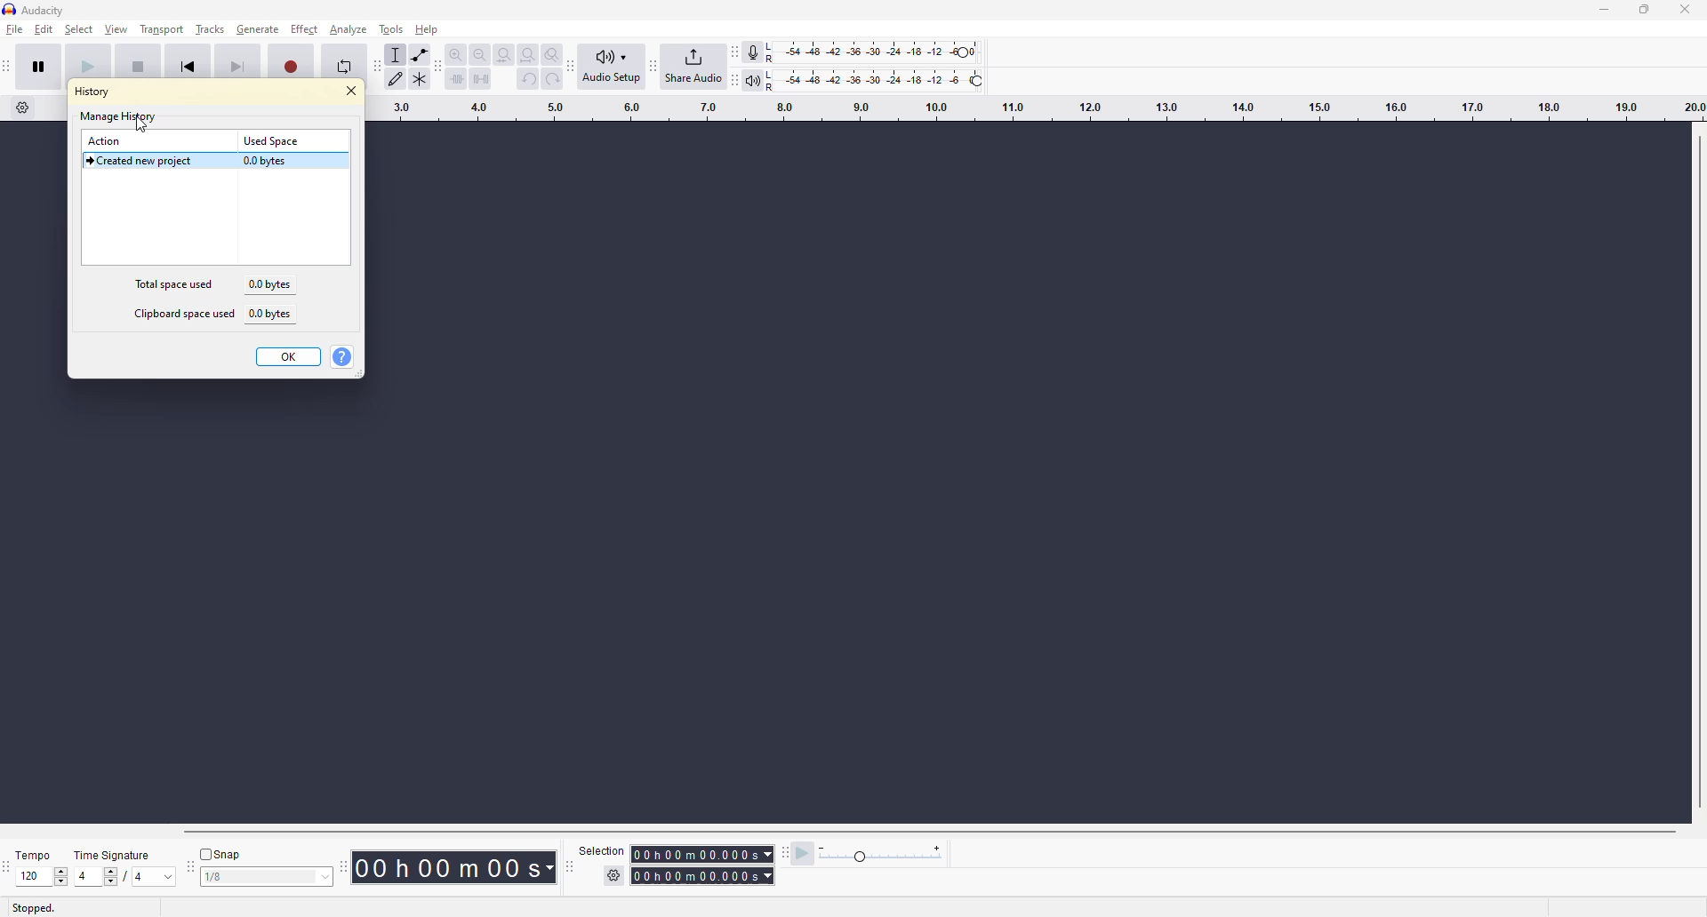 This screenshot has width=1707, height=917. I want to click on audio setup, so click(617, 66).